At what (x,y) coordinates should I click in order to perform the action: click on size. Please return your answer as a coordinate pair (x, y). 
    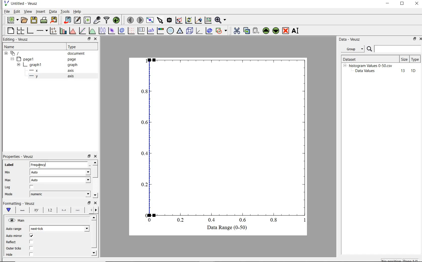
    Looking at the image, I should click on (404, 59).